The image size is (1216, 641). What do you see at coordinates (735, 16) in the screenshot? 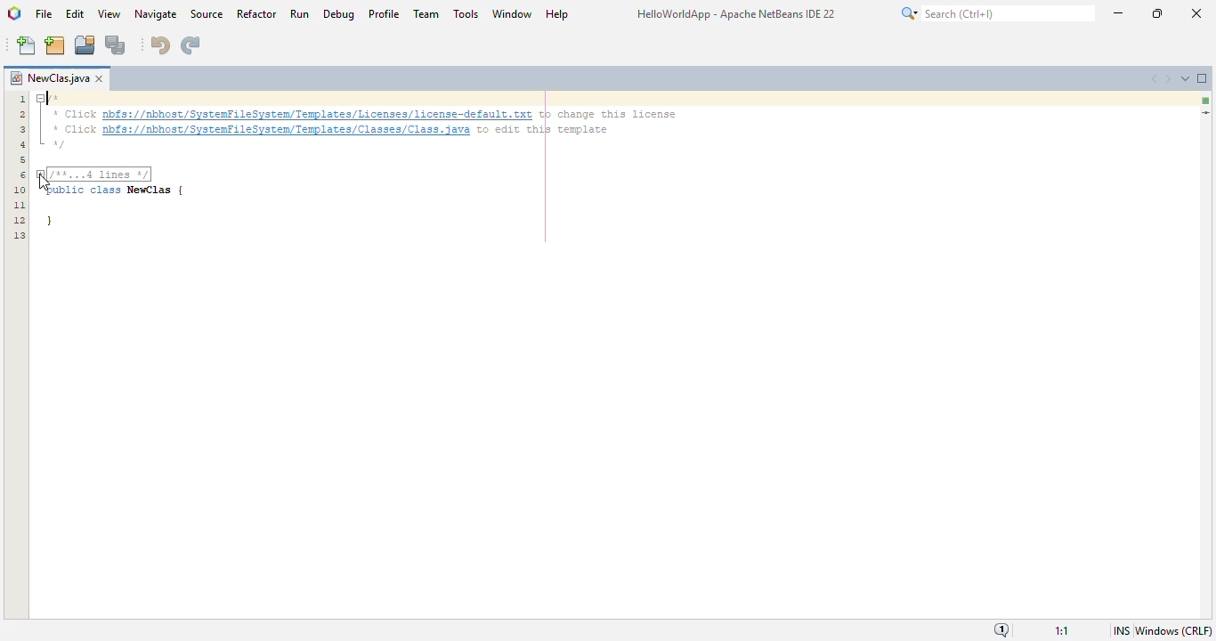
I see `HelloWorldApp - Apache NetBeans IDE 22` at bounding box center [735, 16].